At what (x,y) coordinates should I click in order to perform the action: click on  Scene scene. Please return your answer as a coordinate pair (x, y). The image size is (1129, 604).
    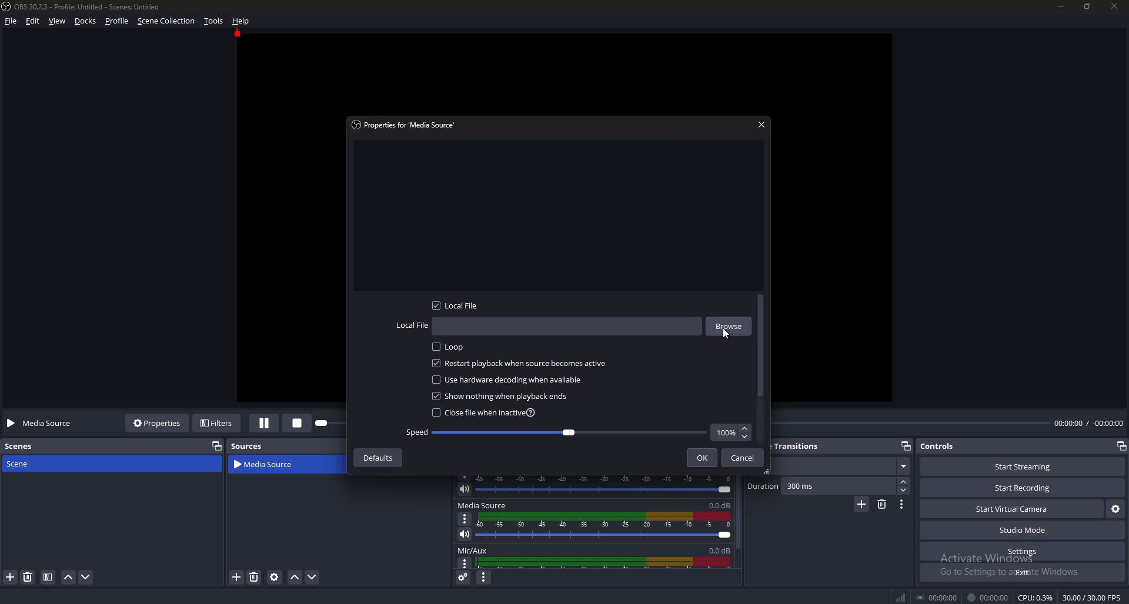
    Looking at the image, I should click on (26, 462).